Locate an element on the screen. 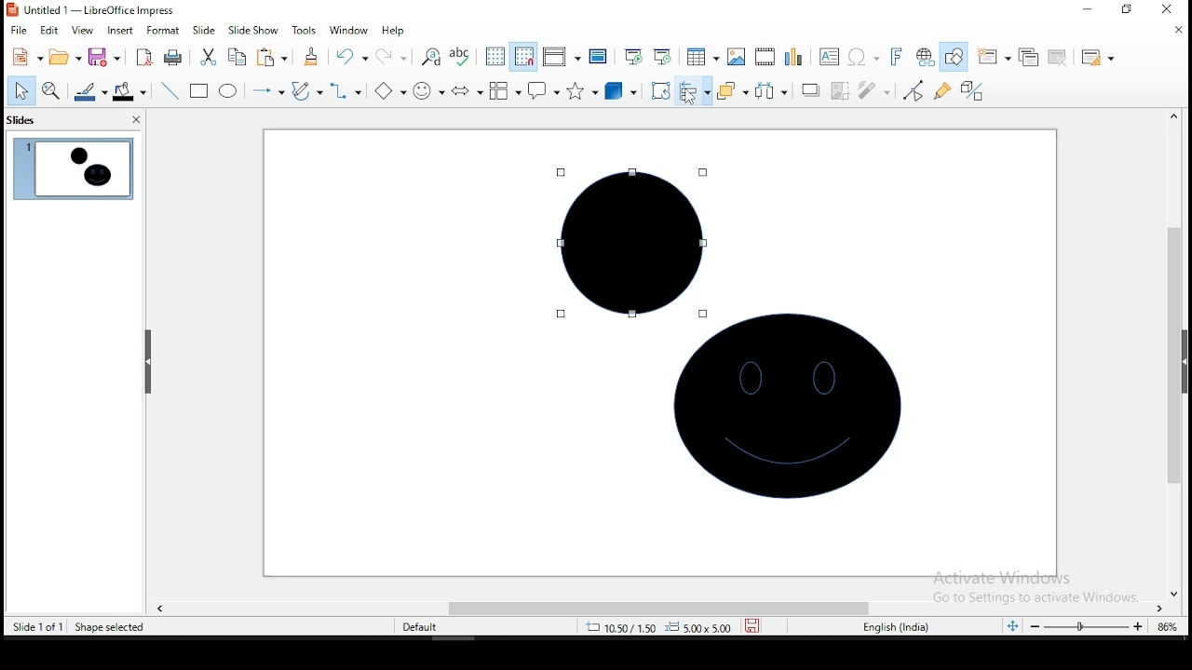 This screenshot has height=670, width=1192. english (india) is located at coordinates (901, 627).